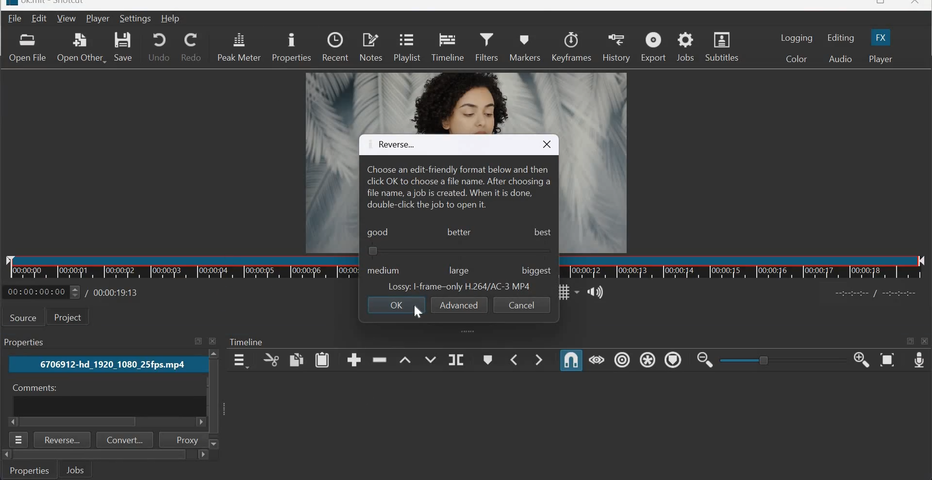 The width and height of the screenshot is (932, 480). I want to click on Jobs, so click(75, 469).